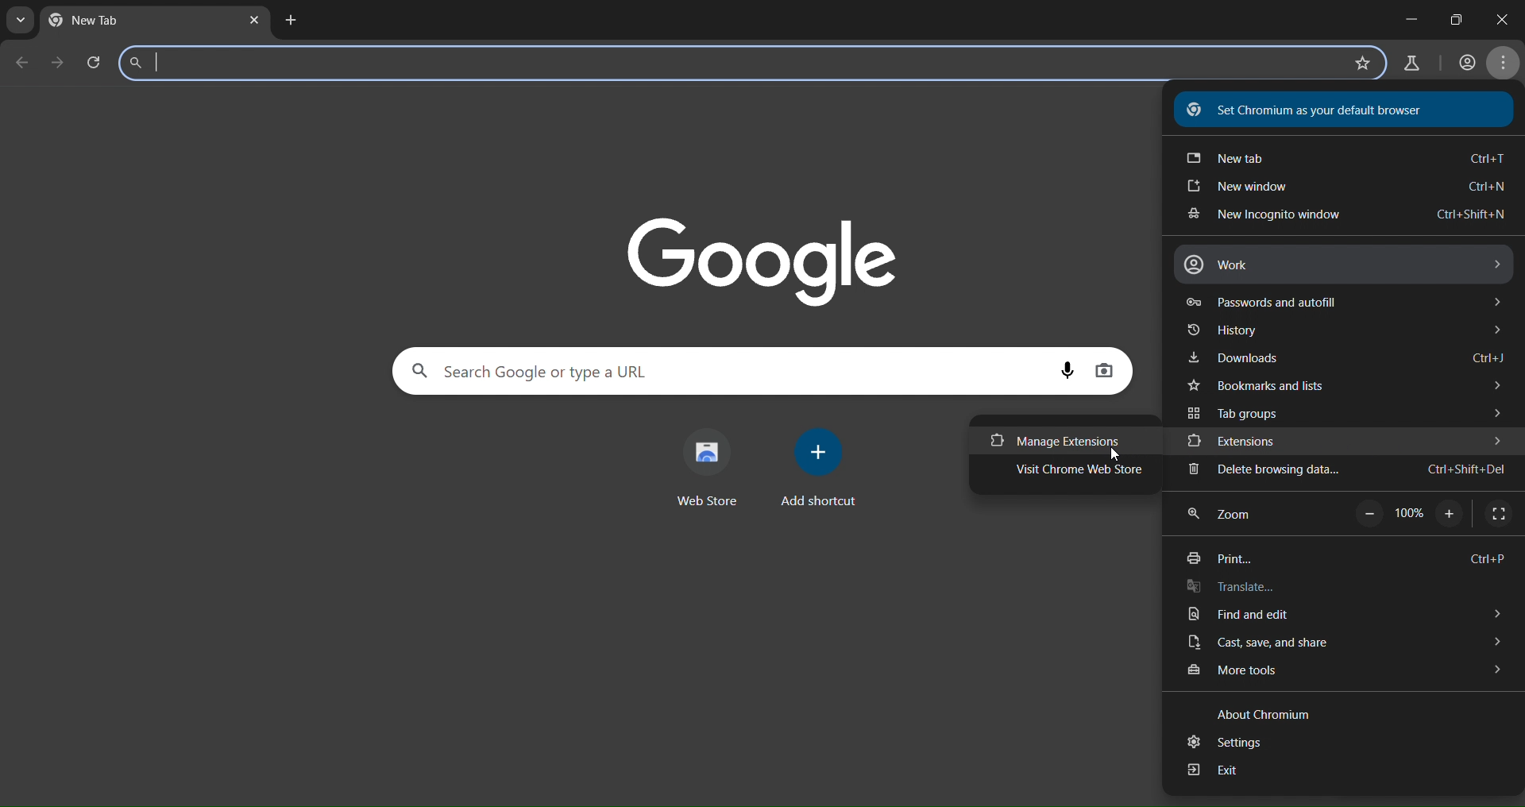 The height and width of the screenshot is (807, 1525). I want to click on new tab, so click(290, 21).